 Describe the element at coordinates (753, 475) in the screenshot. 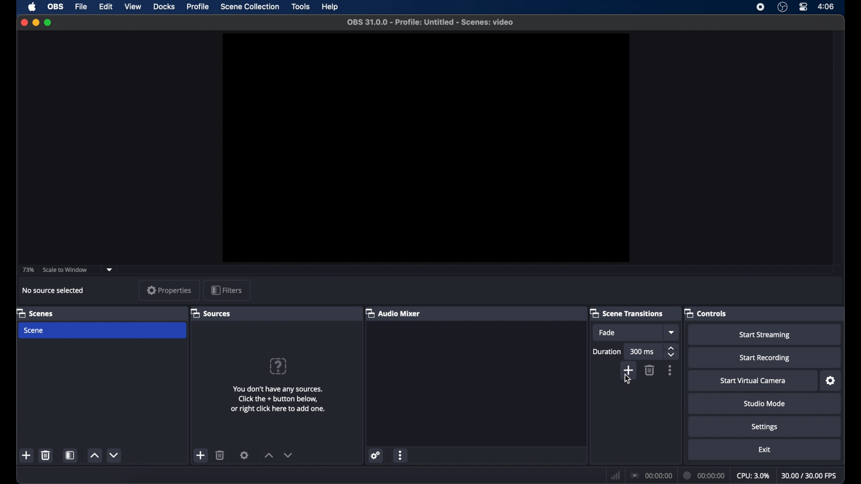

I see `cpu` at that location.